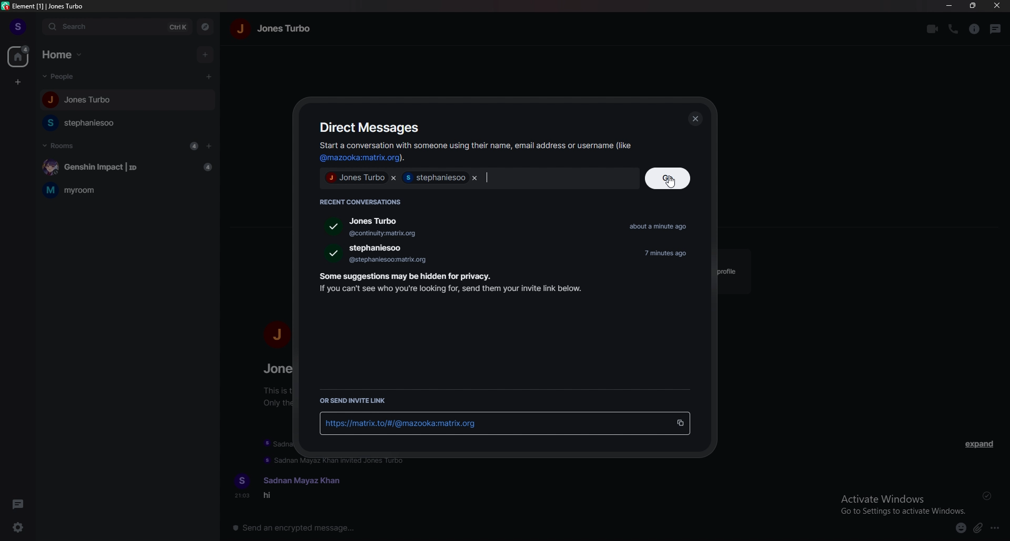  Describe the element at coordinates (63, 77) in the screenshot. I see `people` at that location.